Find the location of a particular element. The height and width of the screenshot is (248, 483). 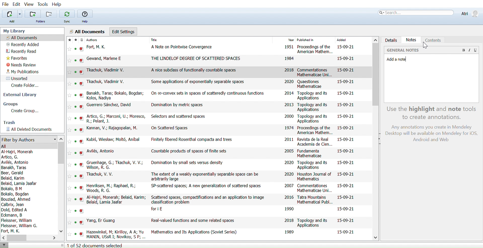

Calbrix, Jean is located at coordinates (13, 205).